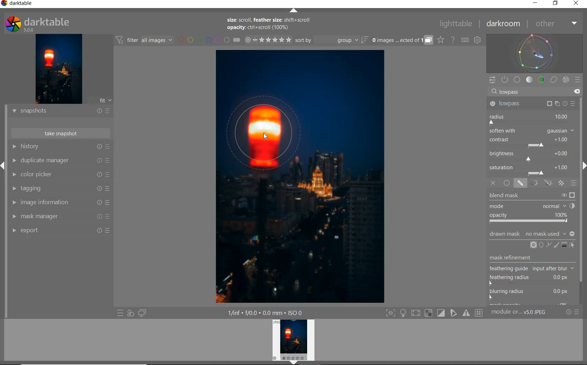 The width and height of the screenshot is (587, 365). Describe the element at coordinates (556, 24) in the screenshot. I see `OTHER` at that location.